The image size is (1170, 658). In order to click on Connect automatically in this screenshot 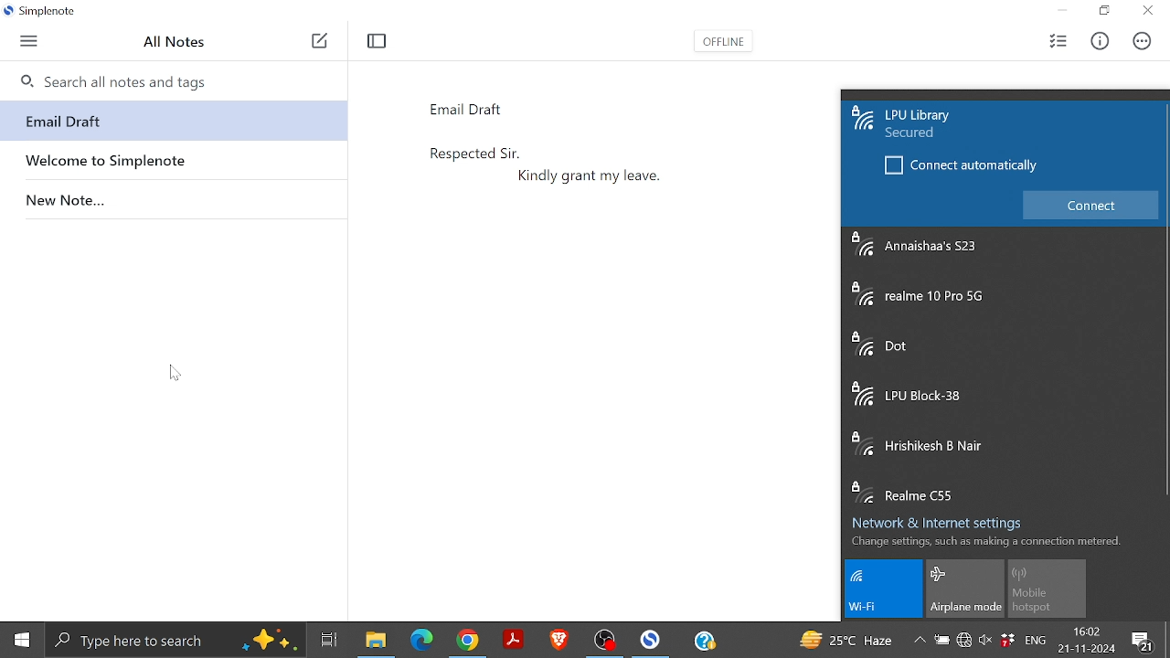, I will do `click(961, 171)`.